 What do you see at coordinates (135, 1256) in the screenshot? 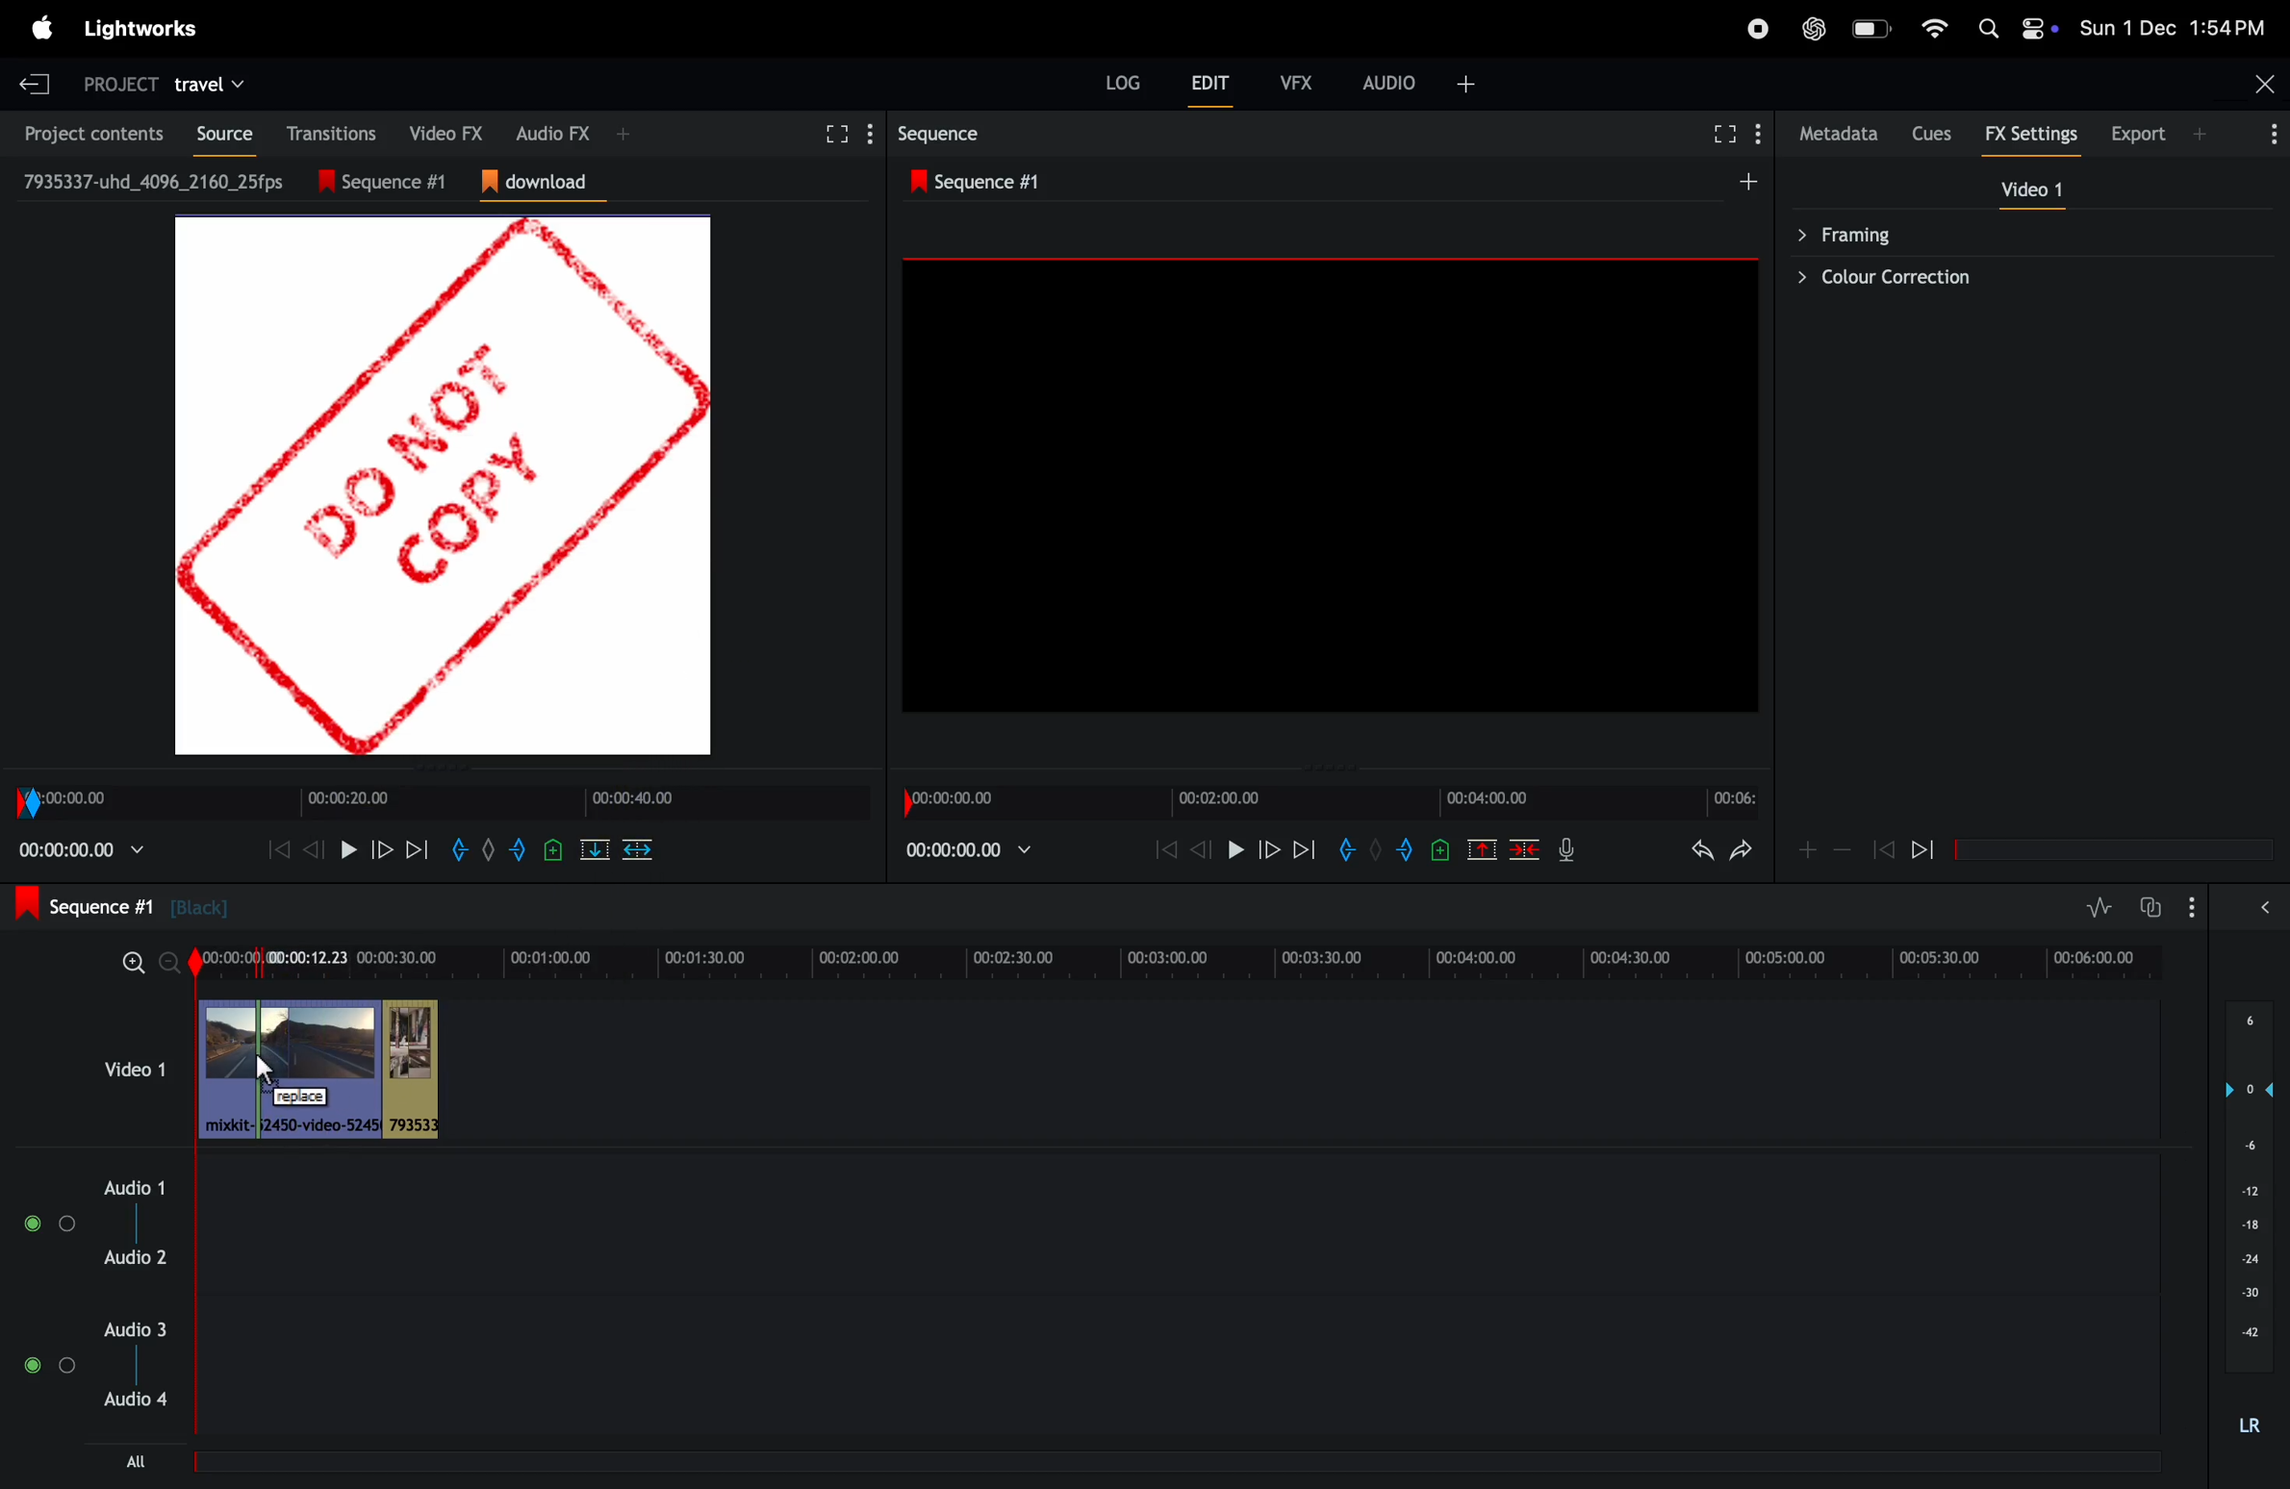
I see `audio 2` at bounding box center [135, 1256].